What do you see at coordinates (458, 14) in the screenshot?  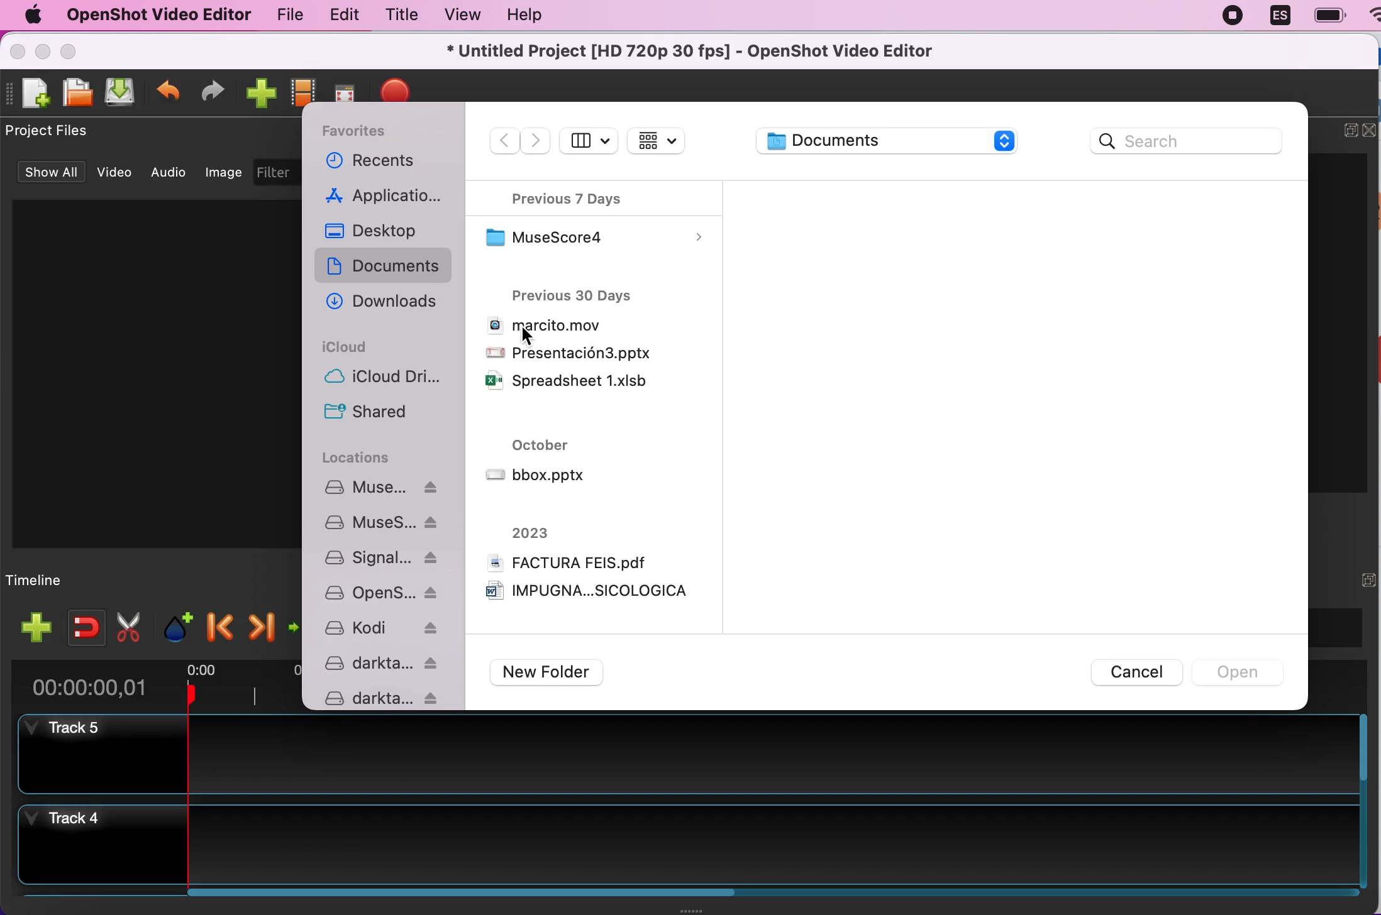 I see `view` at bounding box center [458, 14].